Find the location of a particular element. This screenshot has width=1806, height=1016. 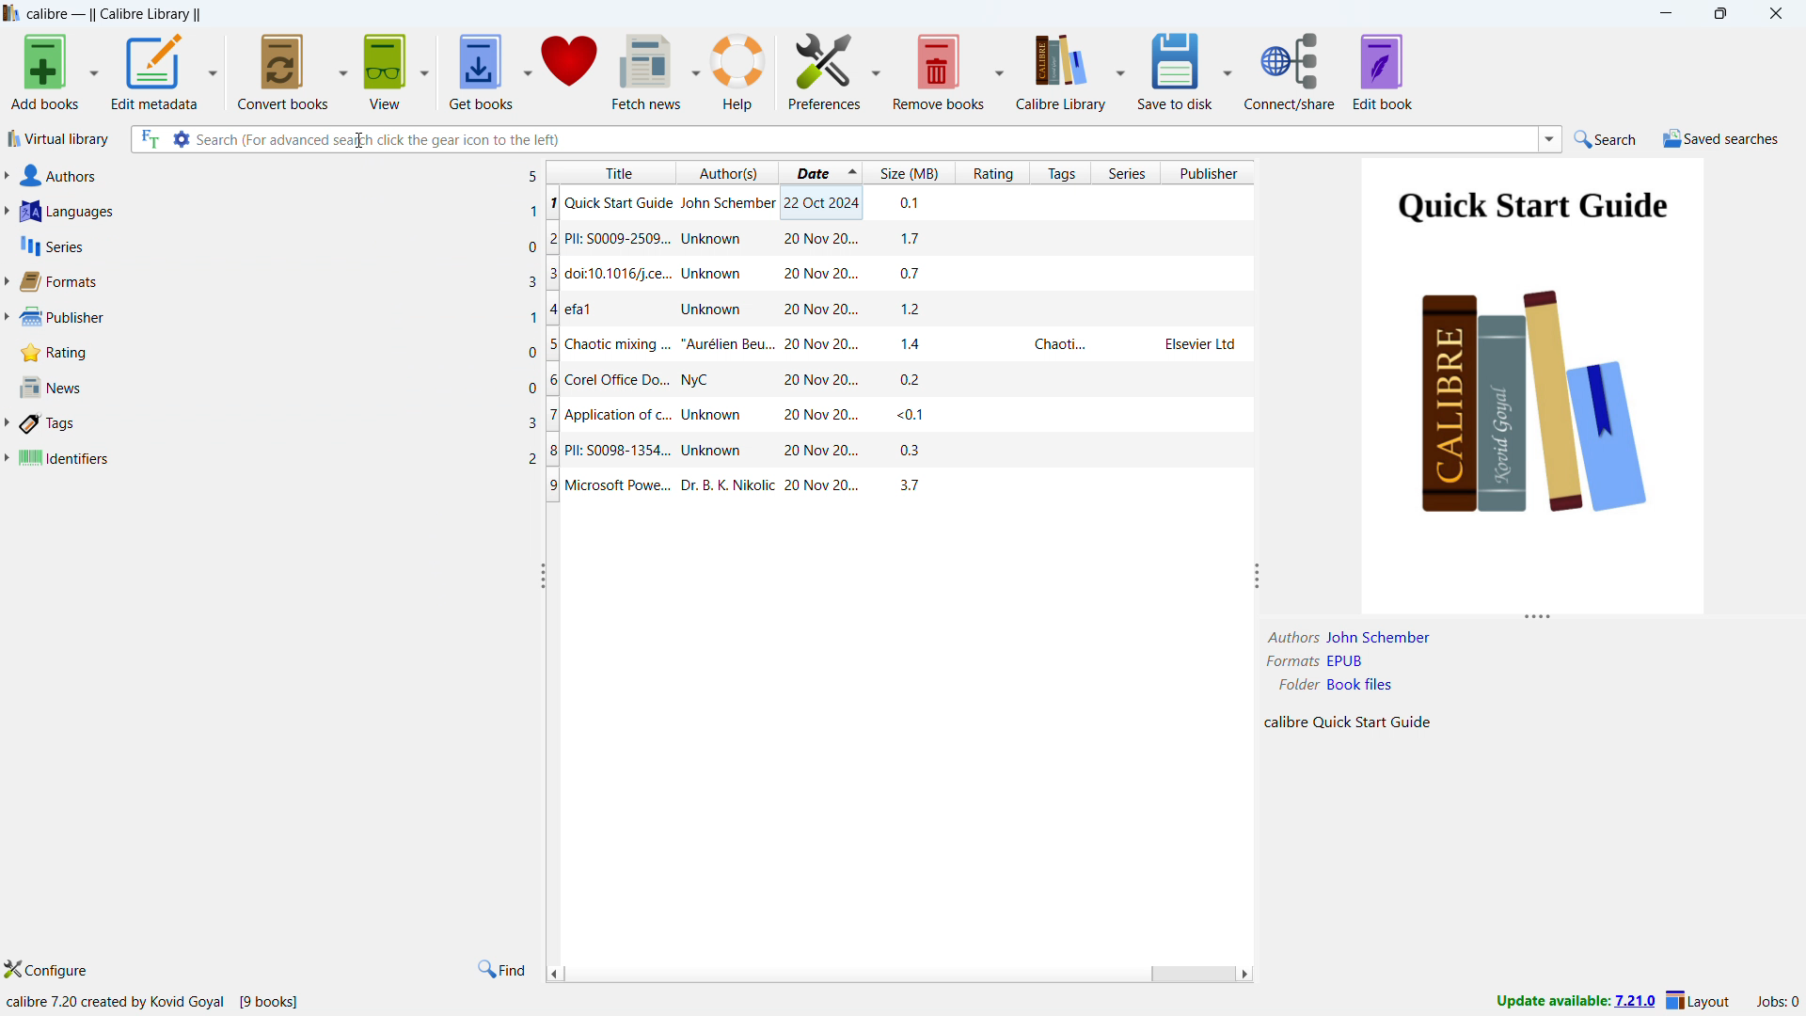

Formats is located at coordinates (1288, 663).